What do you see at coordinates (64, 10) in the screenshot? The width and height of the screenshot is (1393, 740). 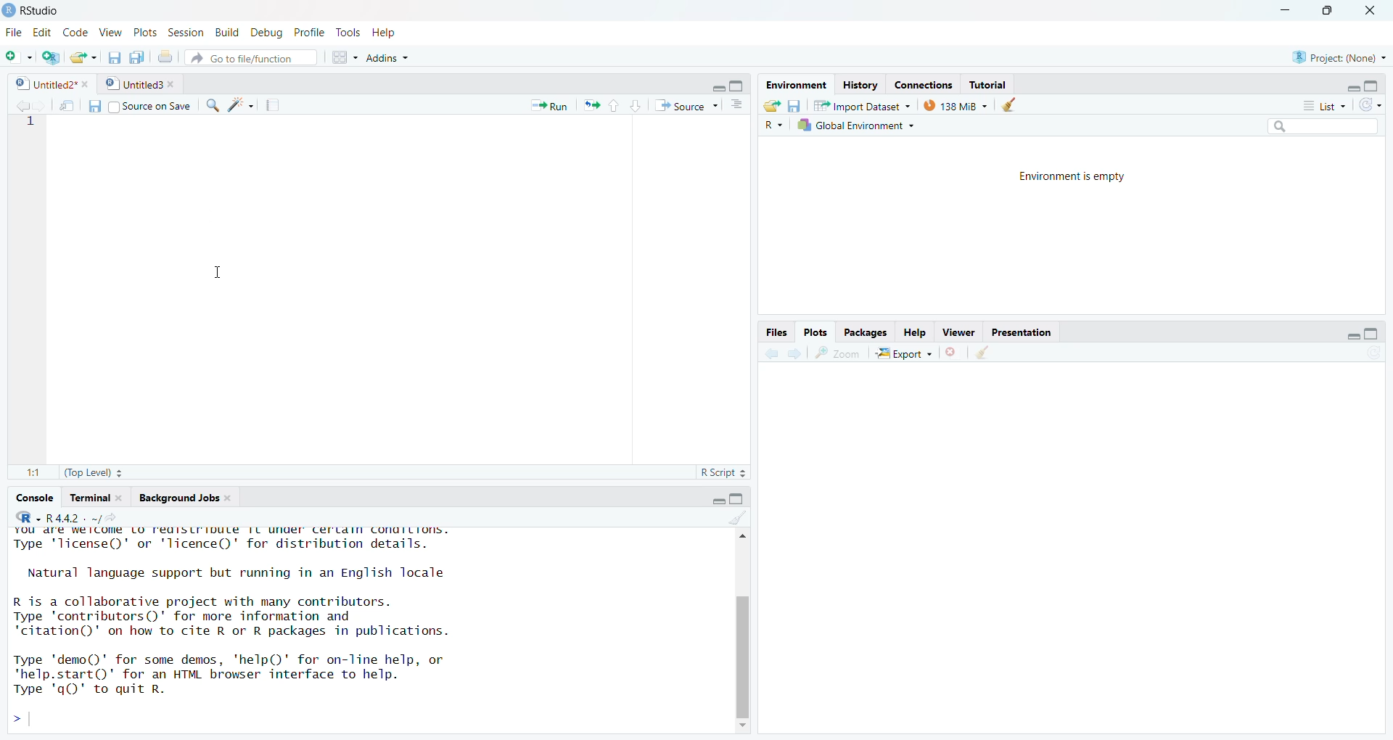 I see `D Rstudio` at bounding box center [64, 10].